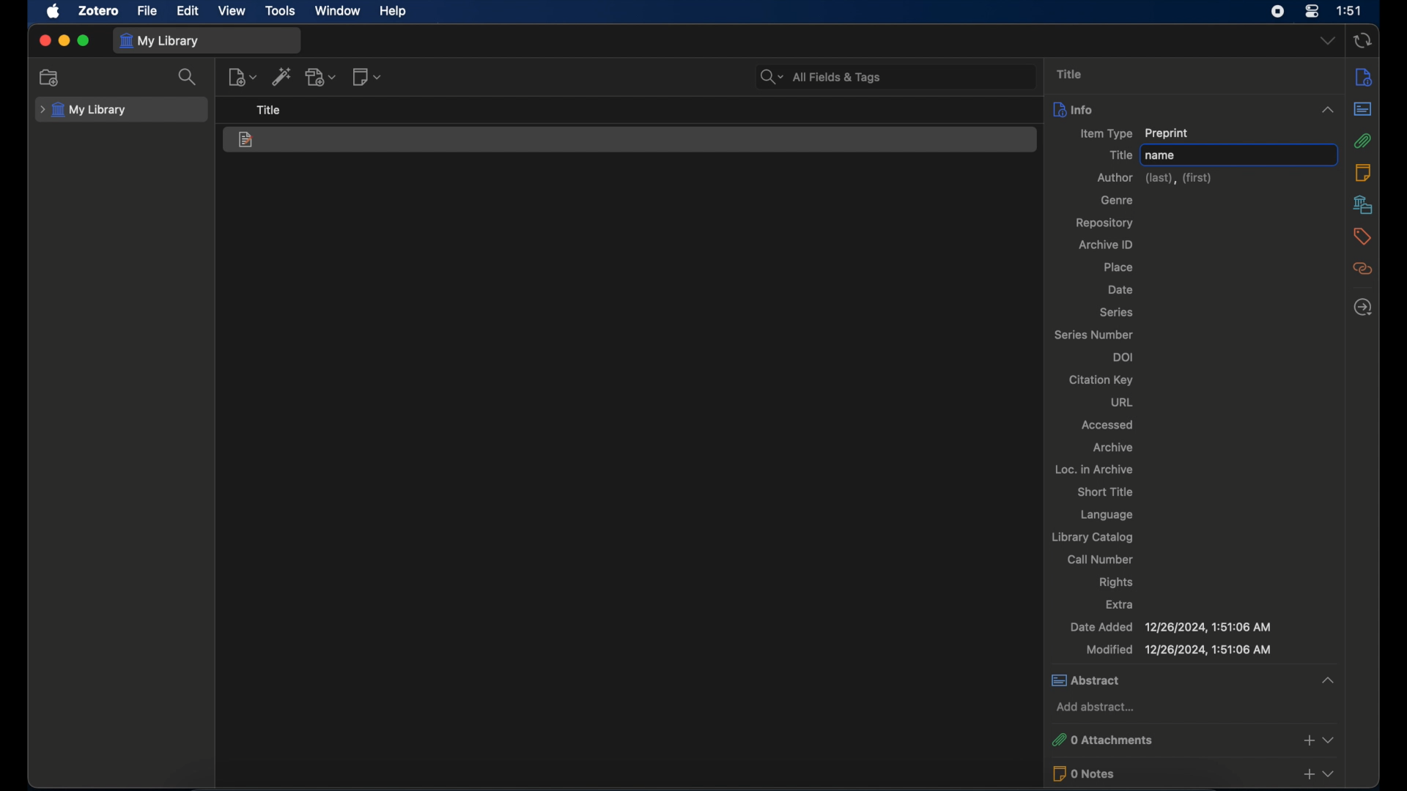  Describe the element at coordinates (1134, 133) in the screenshot. I see `item type  preprint` at that location.